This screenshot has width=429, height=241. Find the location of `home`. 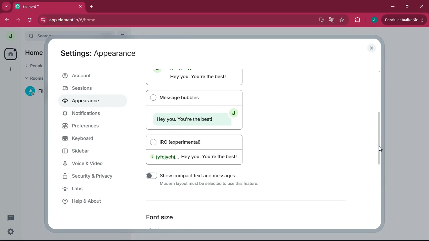

home is located at coordinates (11, 54).